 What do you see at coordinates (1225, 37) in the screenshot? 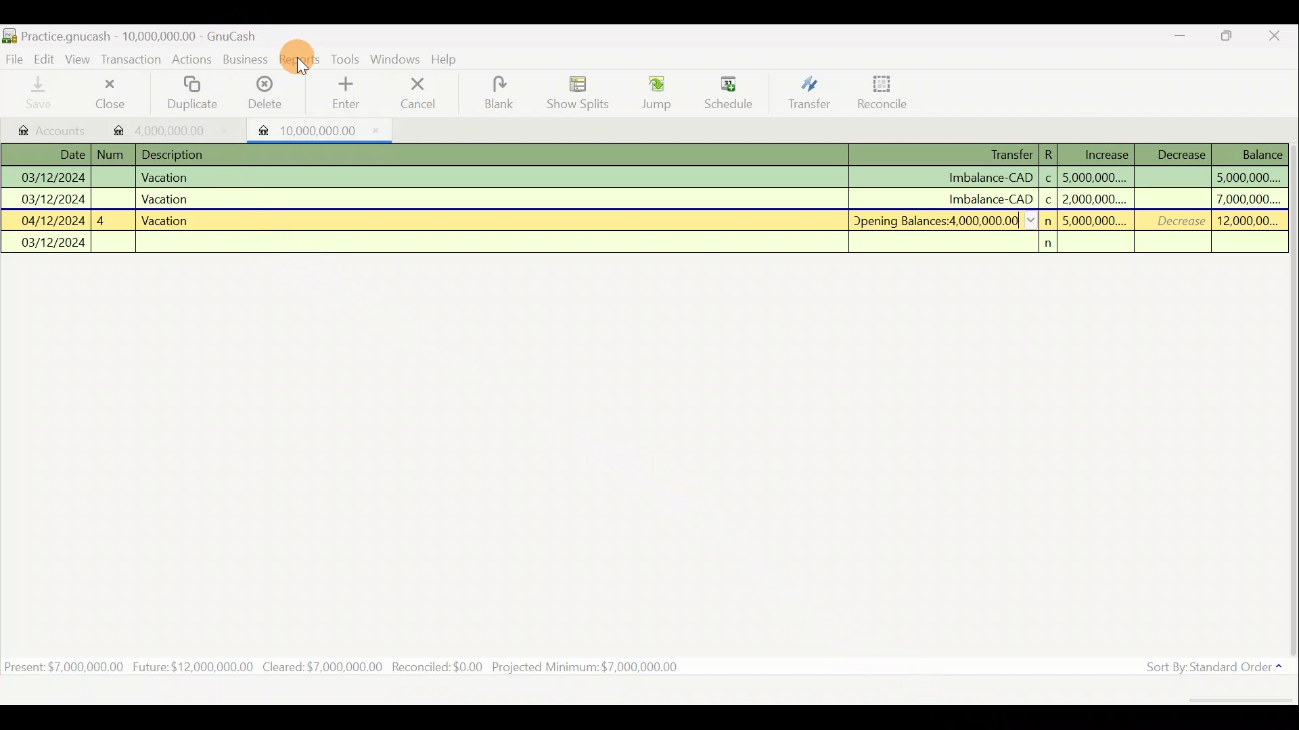
I see `Maximize` at bounding box center [1225, 37].